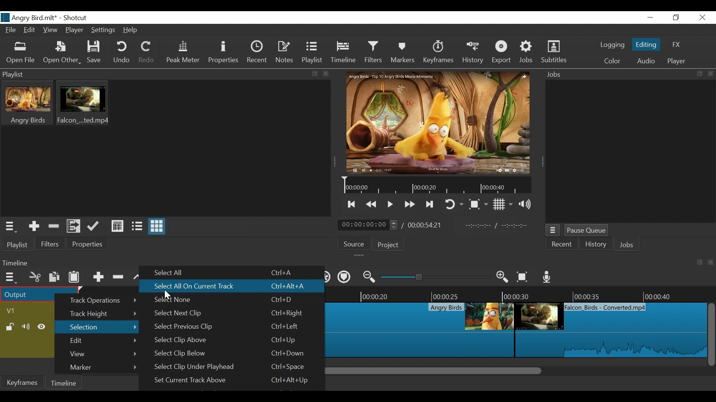 This screenshot has height=402, width=716. I want to click on tIMELINE, so click(436, 186).